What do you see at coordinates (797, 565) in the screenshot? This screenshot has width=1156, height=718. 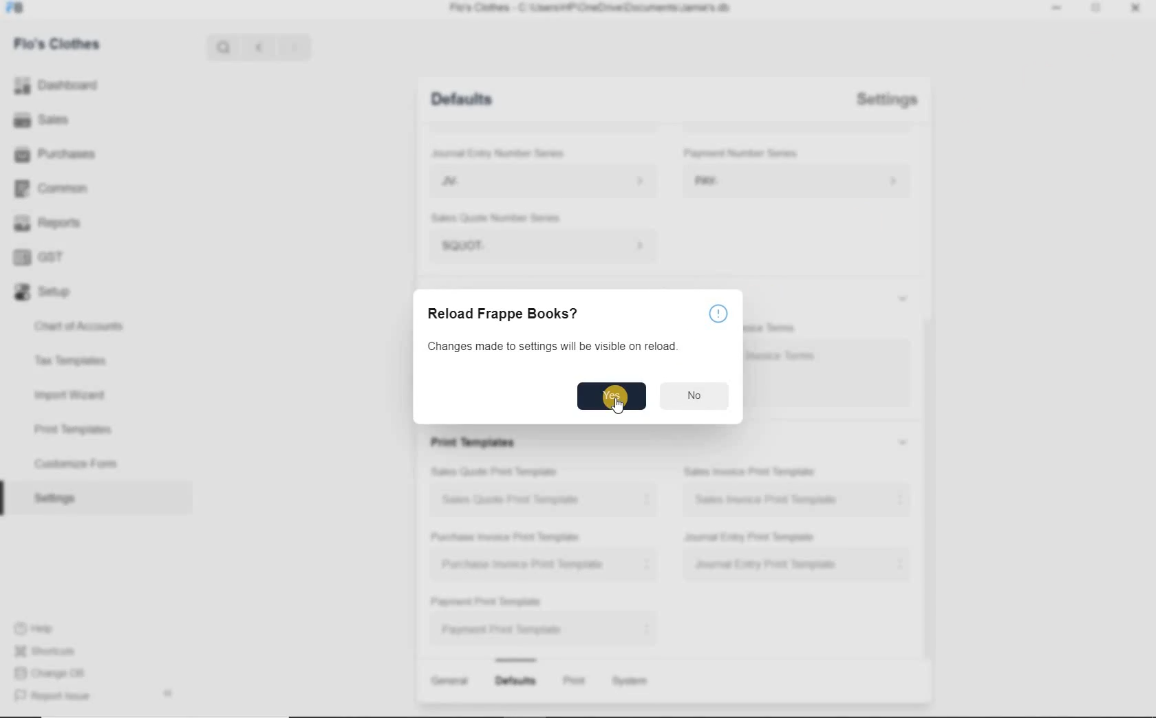 I see `Journal Entry Print Template` at bounding box center [797, 565].